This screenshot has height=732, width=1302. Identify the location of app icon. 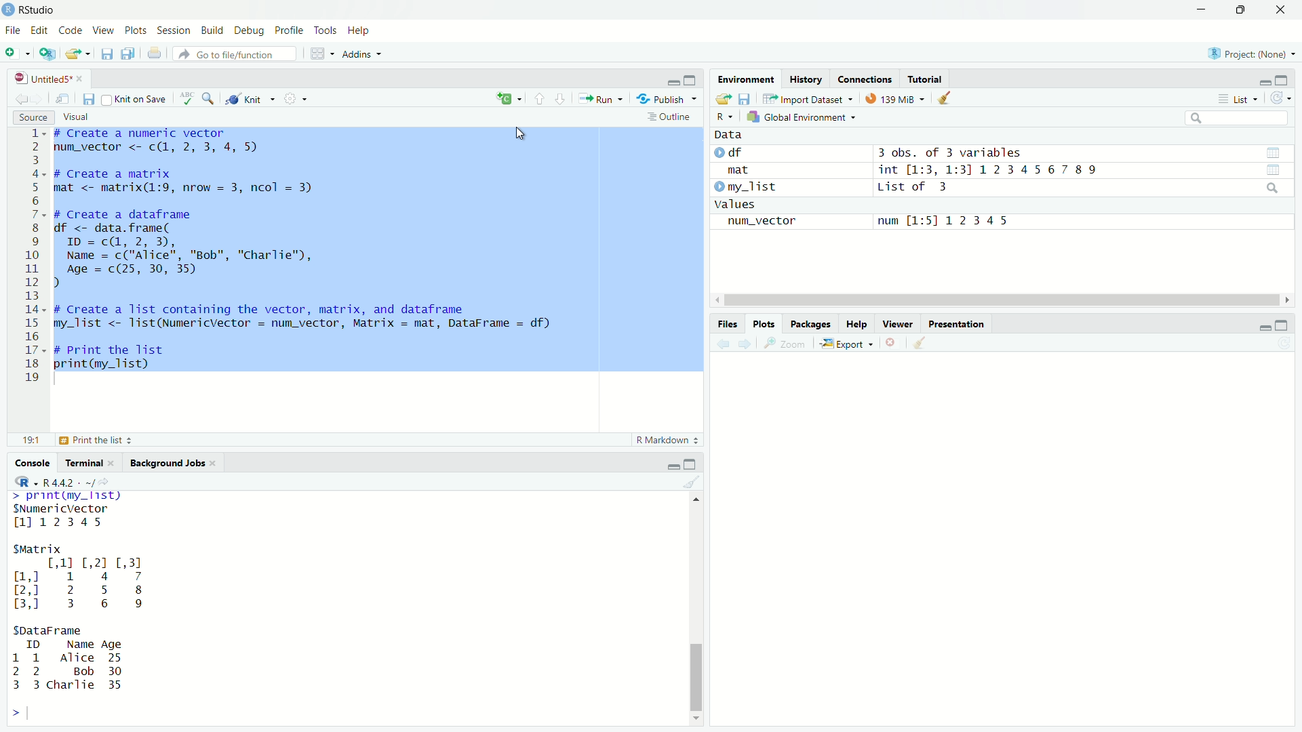
(9, 9).